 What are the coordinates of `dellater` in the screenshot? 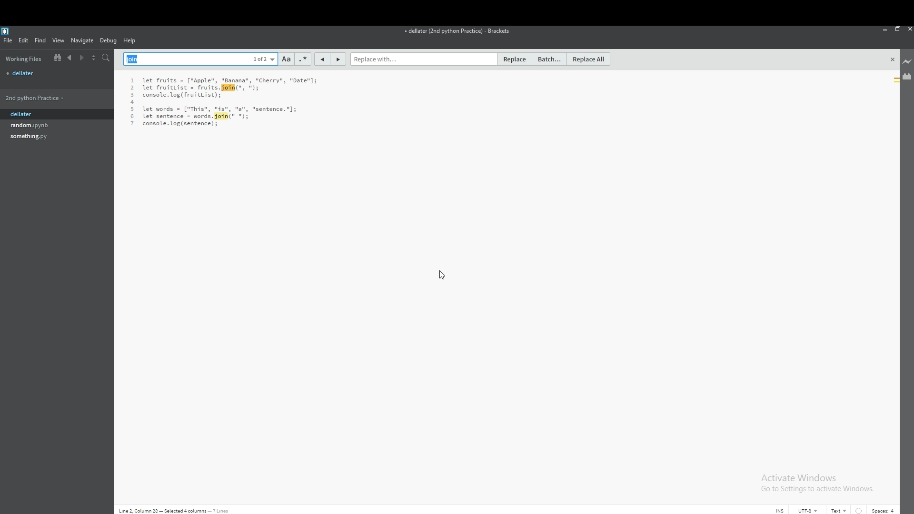 It's located at (44, 115).